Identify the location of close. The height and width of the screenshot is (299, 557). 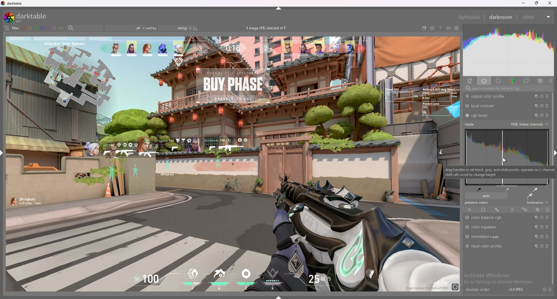
(550, 3).